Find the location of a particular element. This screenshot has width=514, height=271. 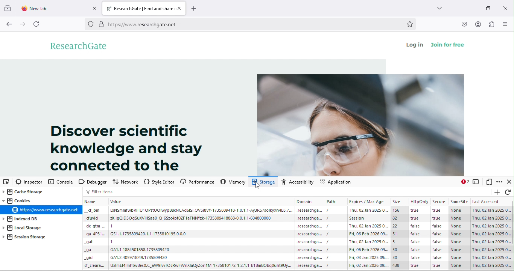

domain is located at coordinates (309, 234).